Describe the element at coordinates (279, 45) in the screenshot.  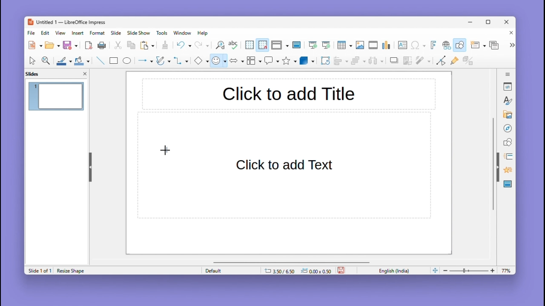
I see `Display views` at that location.